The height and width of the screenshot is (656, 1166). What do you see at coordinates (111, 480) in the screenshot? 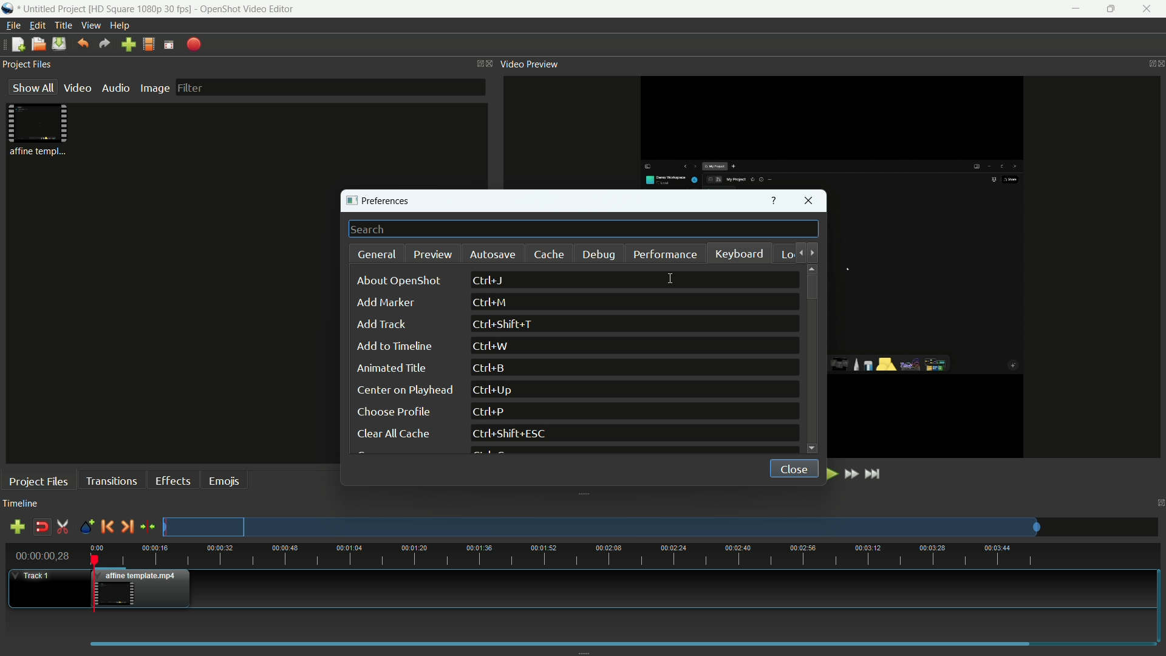
I see `transitions` at bounding box center [111, 480].